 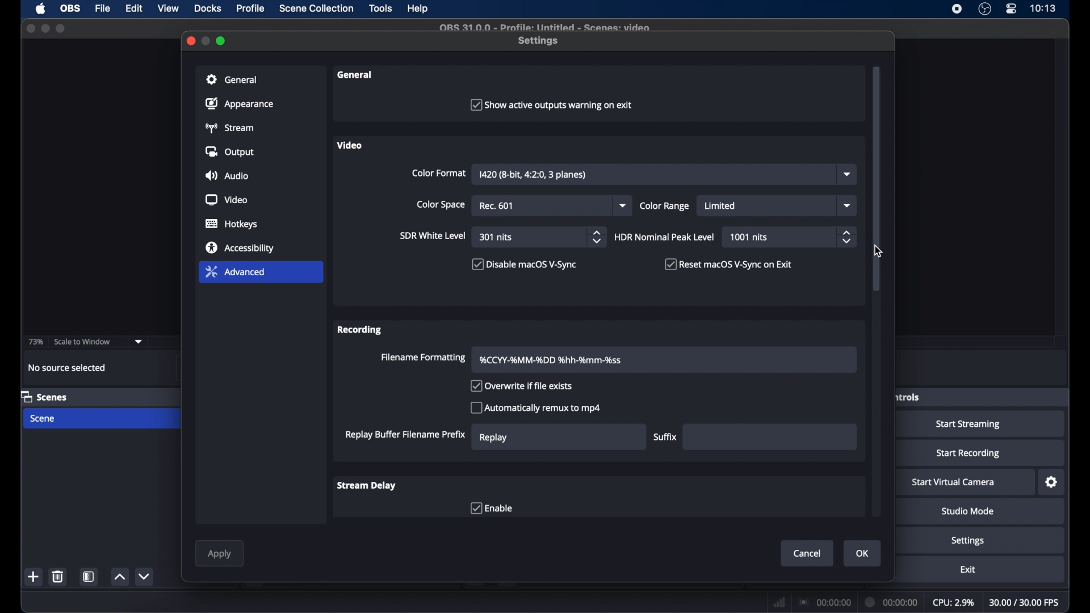 What do you see at coordinates (231, 152) in the screenshot?
I see `output` at bounding box center [231, 152].